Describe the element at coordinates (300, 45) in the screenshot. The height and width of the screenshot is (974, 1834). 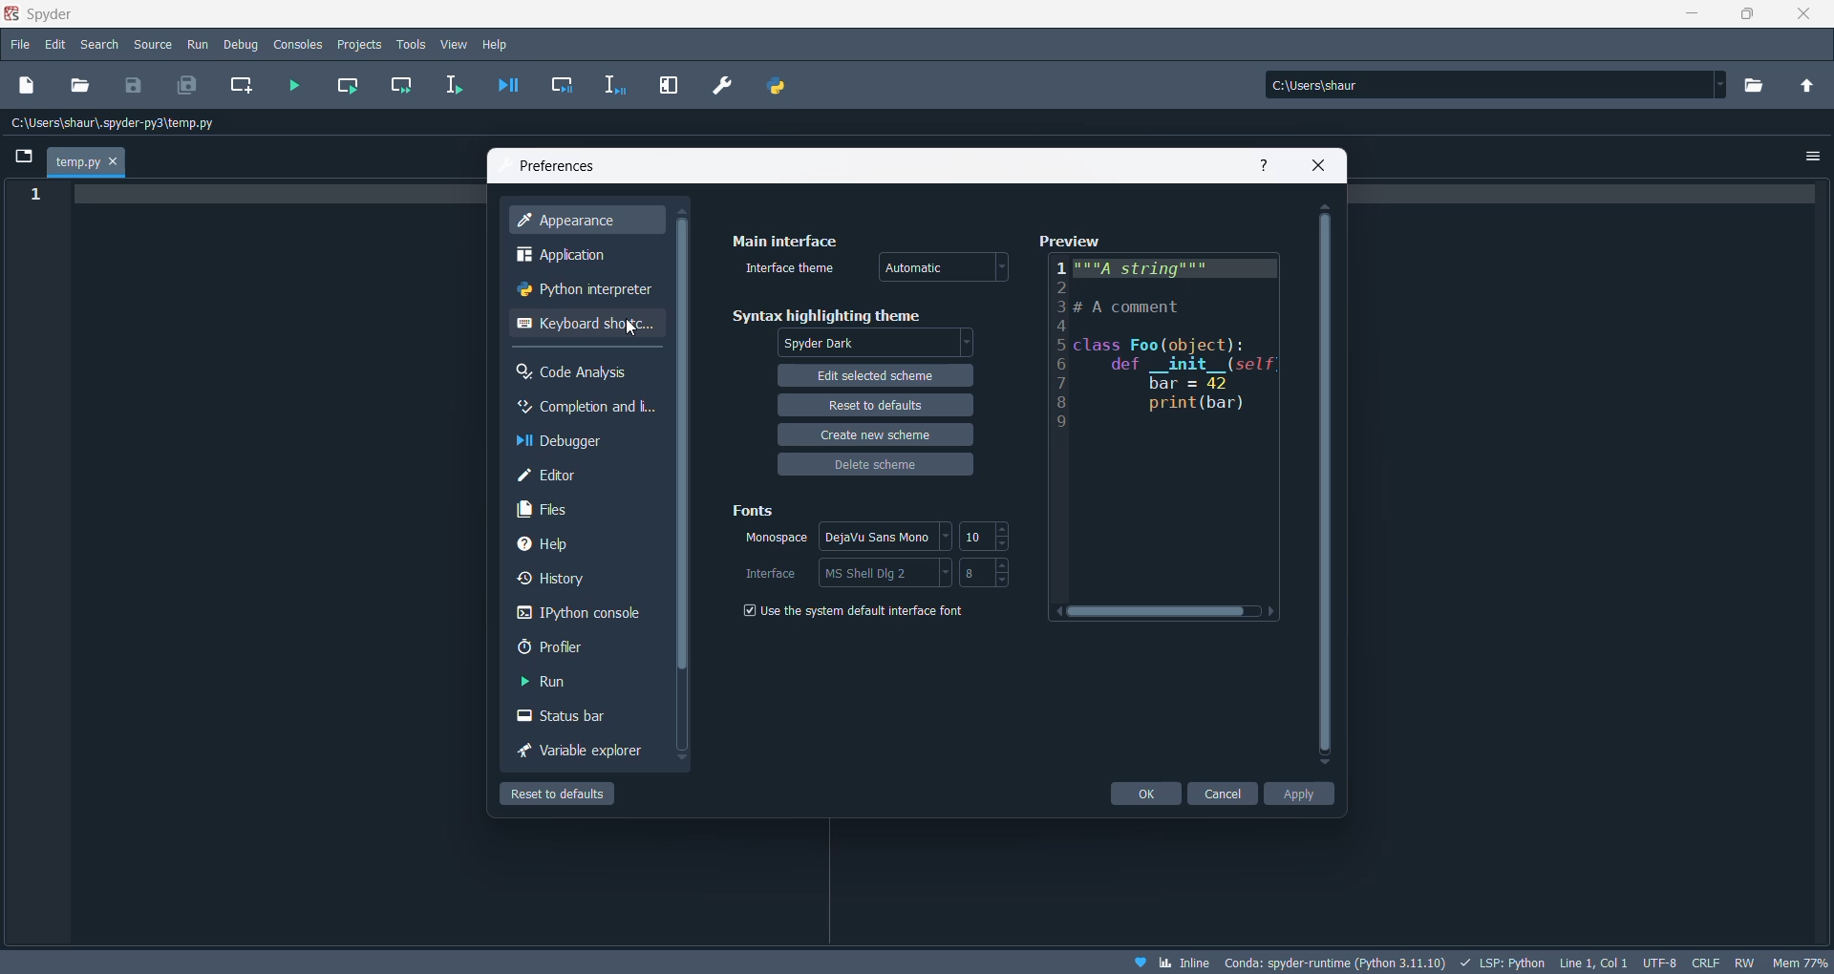
I see `consoles` at that location.